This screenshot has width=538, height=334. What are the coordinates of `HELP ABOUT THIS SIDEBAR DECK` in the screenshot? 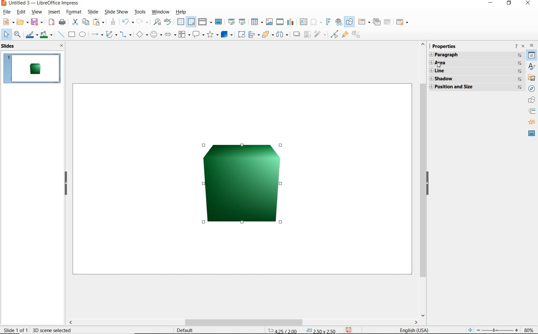 It's located at (517, 46).